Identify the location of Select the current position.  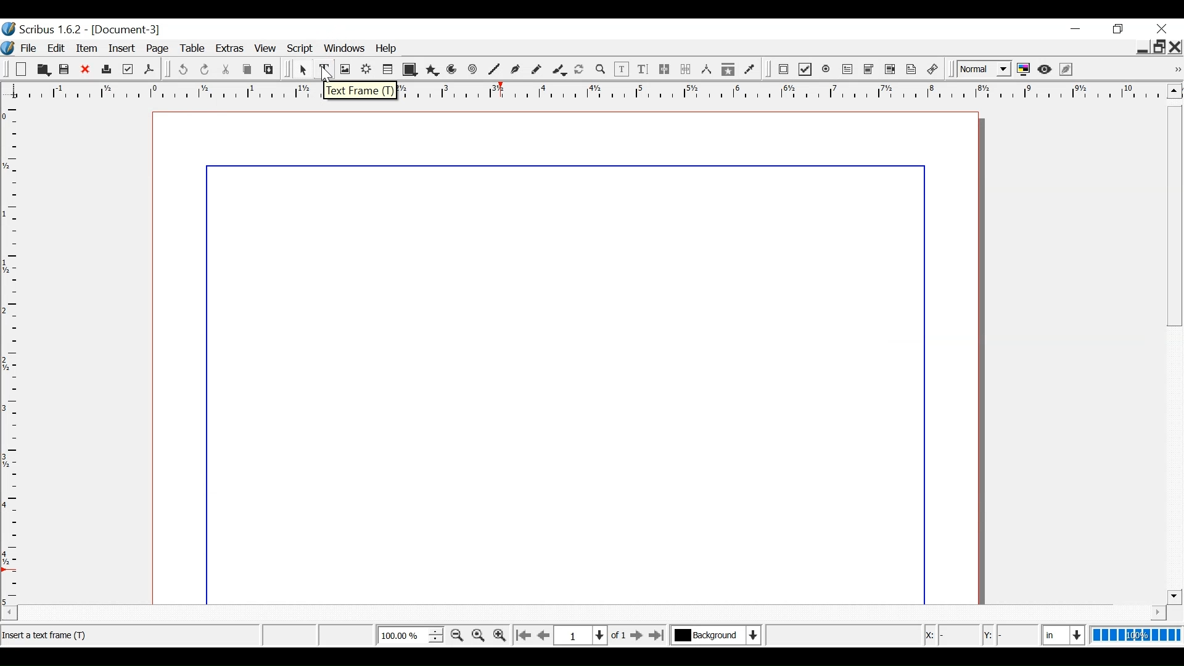
(582, 635).